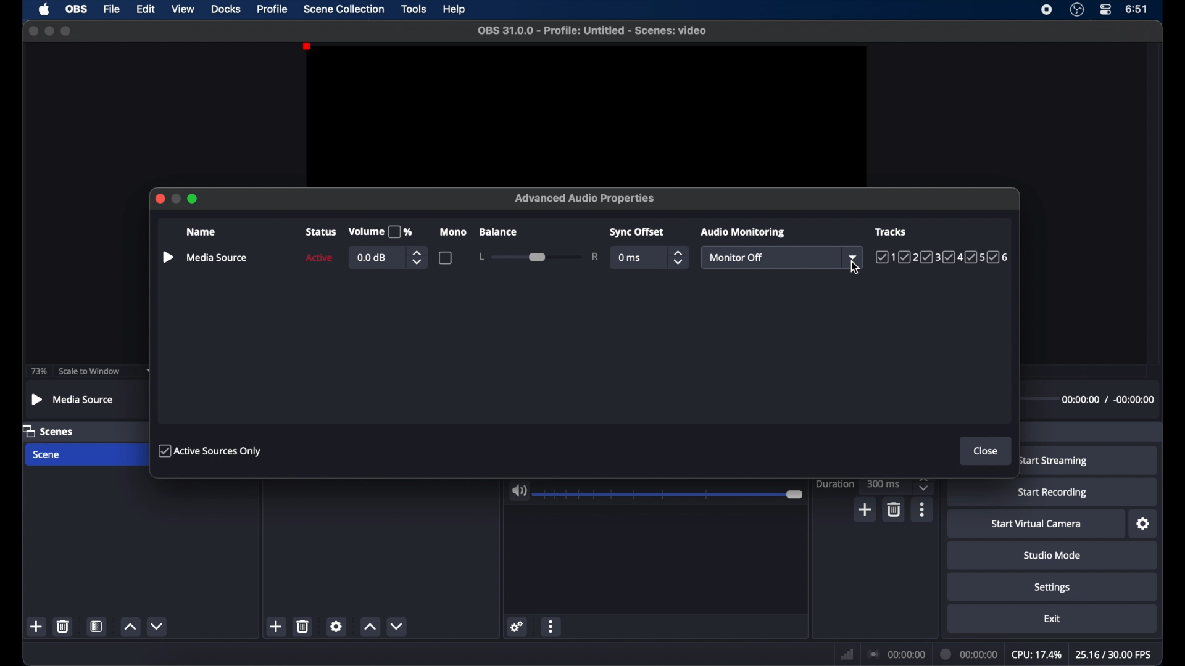  What do you see at coordinates (89, 372) in the screenshot?
I see `scale to window` at bounding box center [89, 372].